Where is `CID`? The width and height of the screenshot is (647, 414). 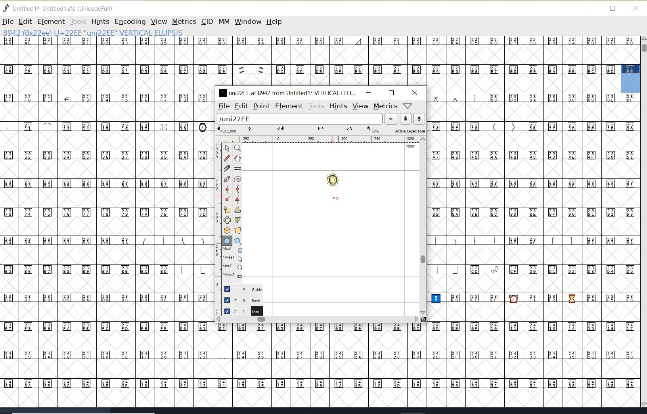 CID is located at coordinates (207, 21).